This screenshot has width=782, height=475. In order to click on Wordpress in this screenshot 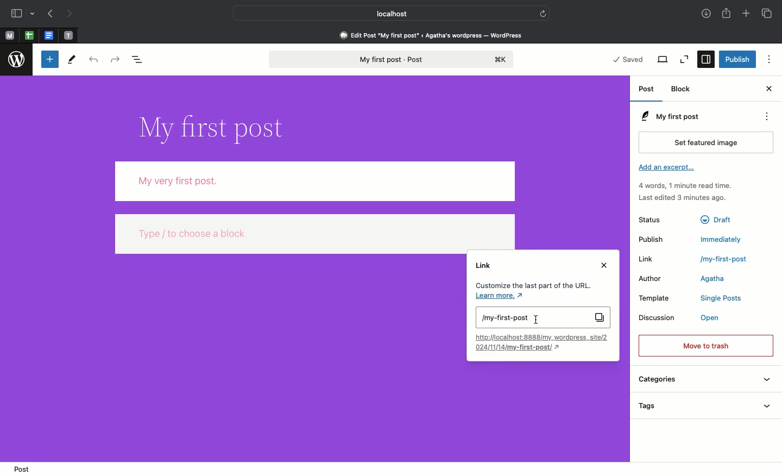, I will do `click(16, 60)`.